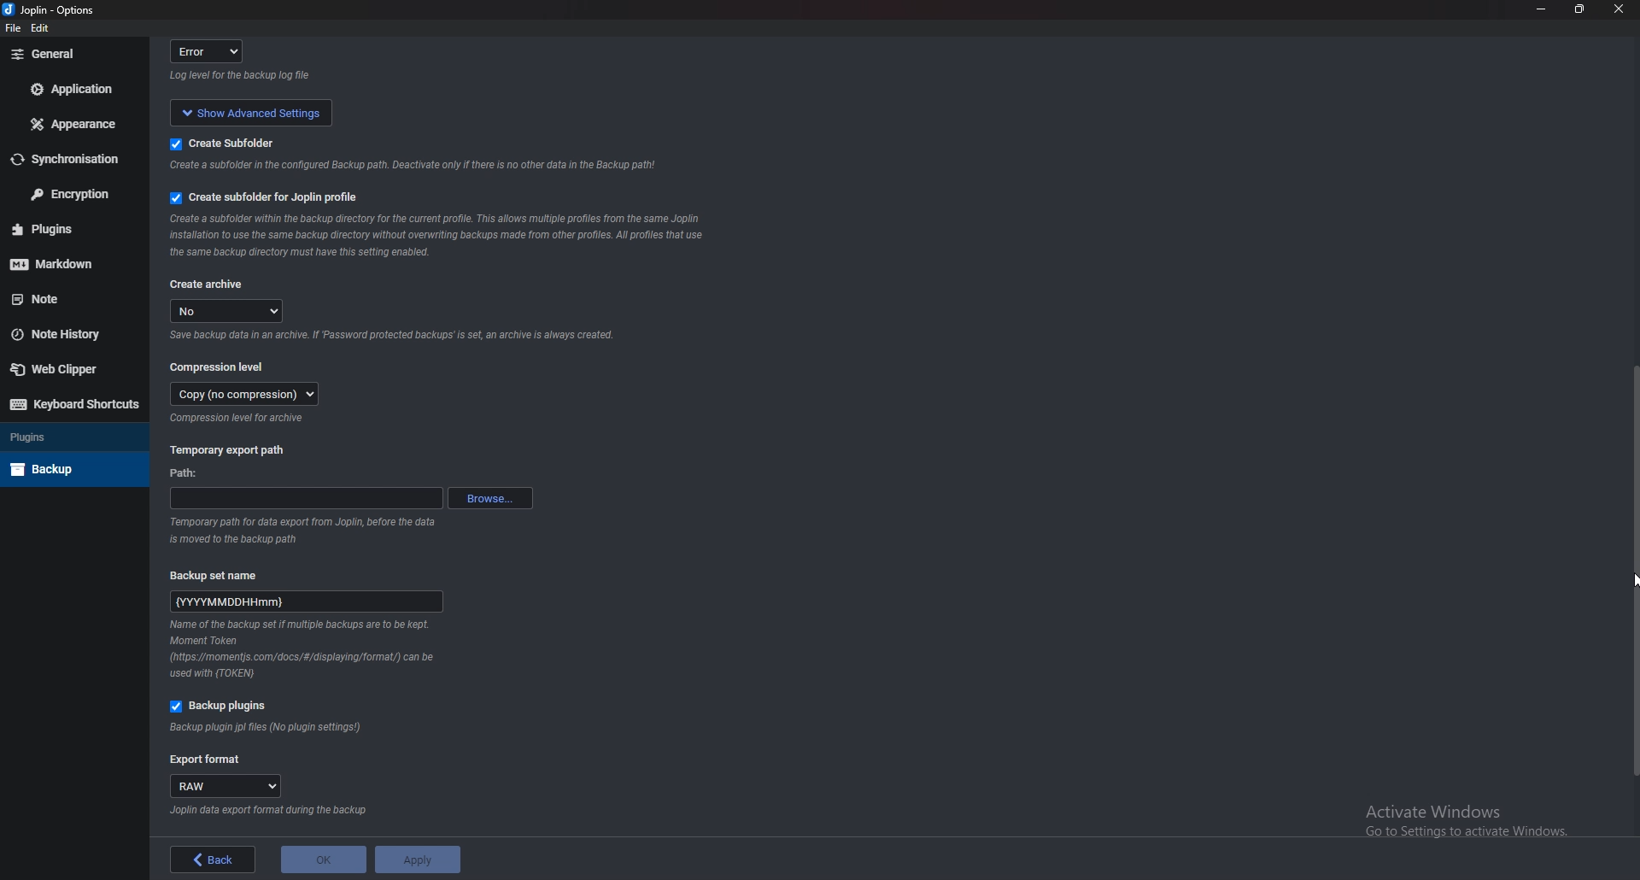  Describe the element at coordinates (268, 197) in the screenshot. I see `Create subfolder for Joplin profile` at that location.